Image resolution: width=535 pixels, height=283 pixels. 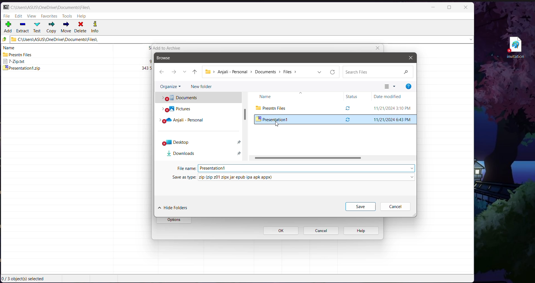 What do you see at coordinates (195, 72) in the screenshot?
I see `Move up one level` at bounding box center [195, 72].